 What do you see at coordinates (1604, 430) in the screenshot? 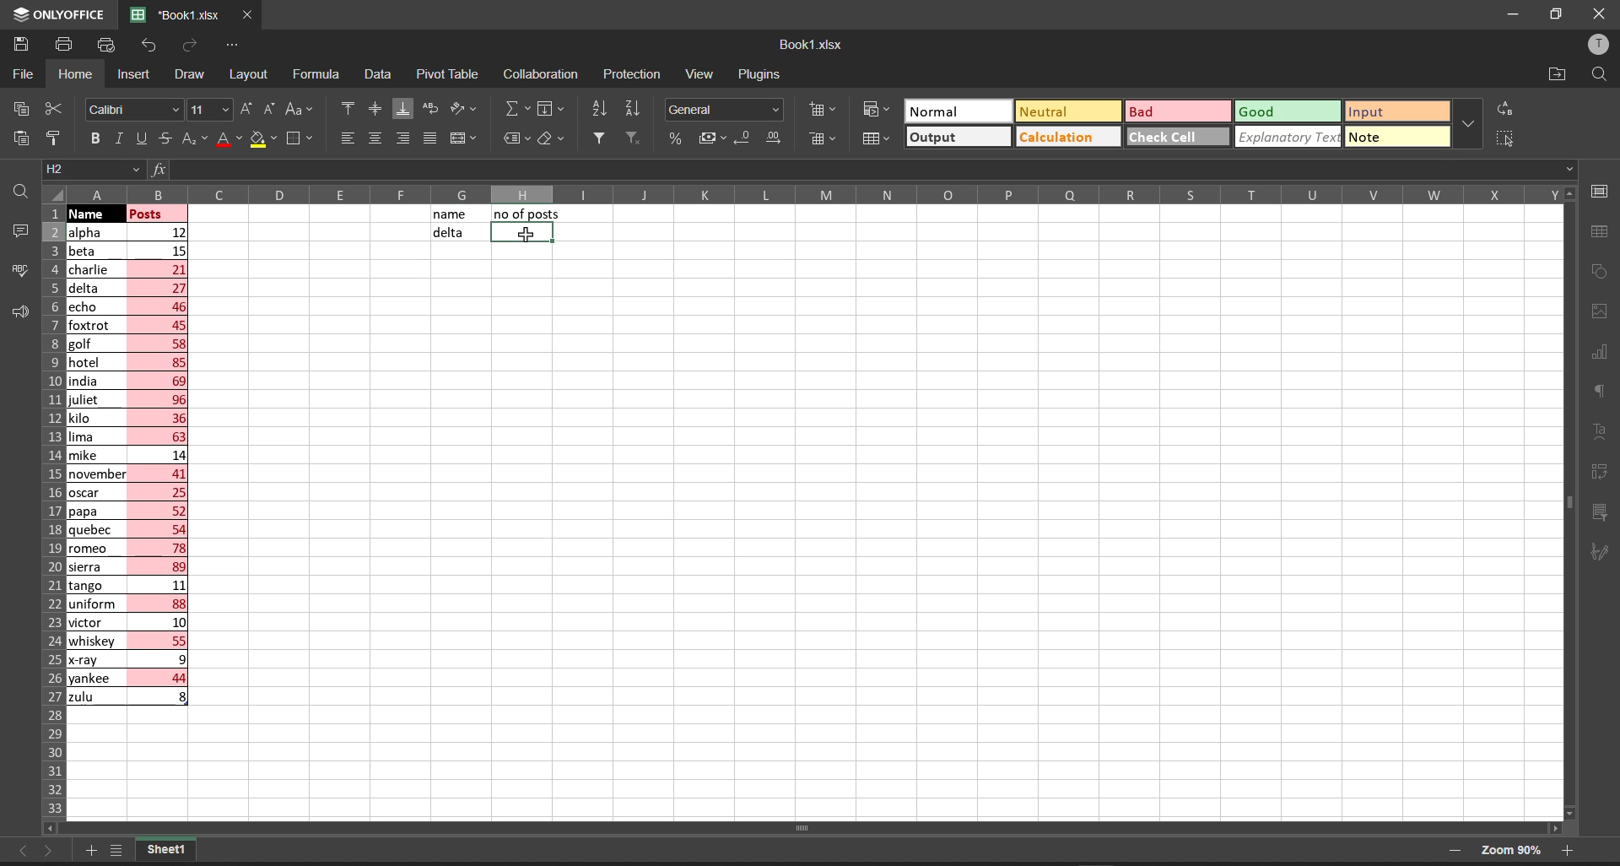
I see `text settings` at bounding box center [1604, 430].